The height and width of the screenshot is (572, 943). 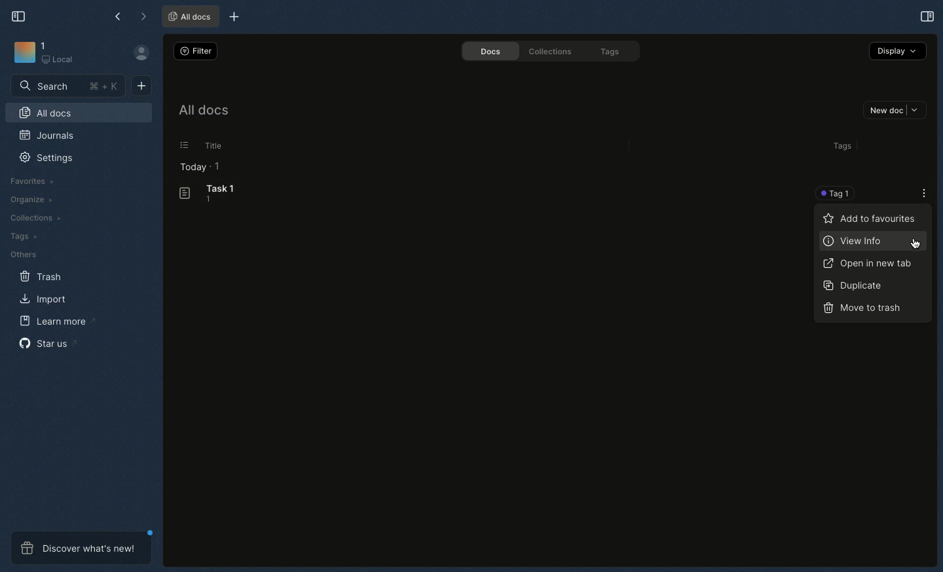 I want to click on Learn more, so click(x=57, y=321).